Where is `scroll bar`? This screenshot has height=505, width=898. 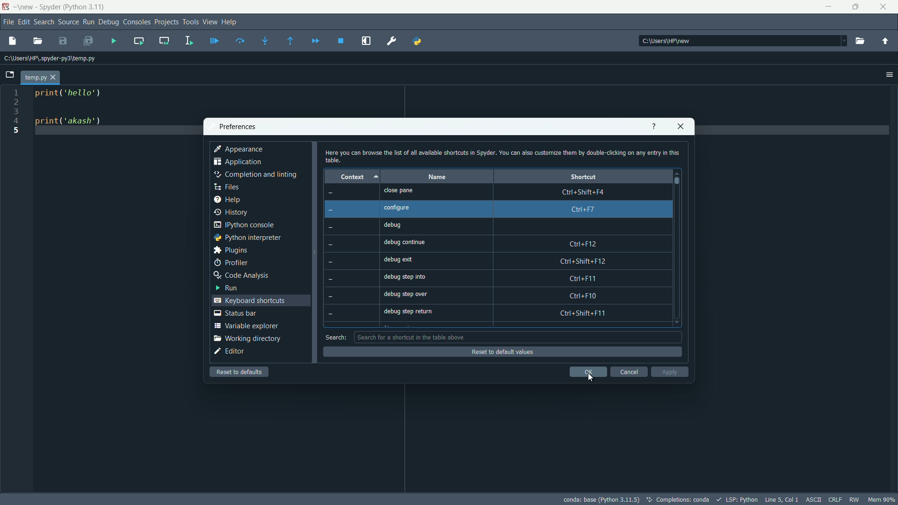
scroll bar is located at coordinates (675, 181).